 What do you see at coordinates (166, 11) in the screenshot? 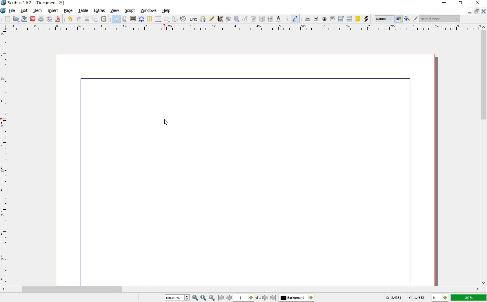
I see `HELP` at bounding box center [166, 11].